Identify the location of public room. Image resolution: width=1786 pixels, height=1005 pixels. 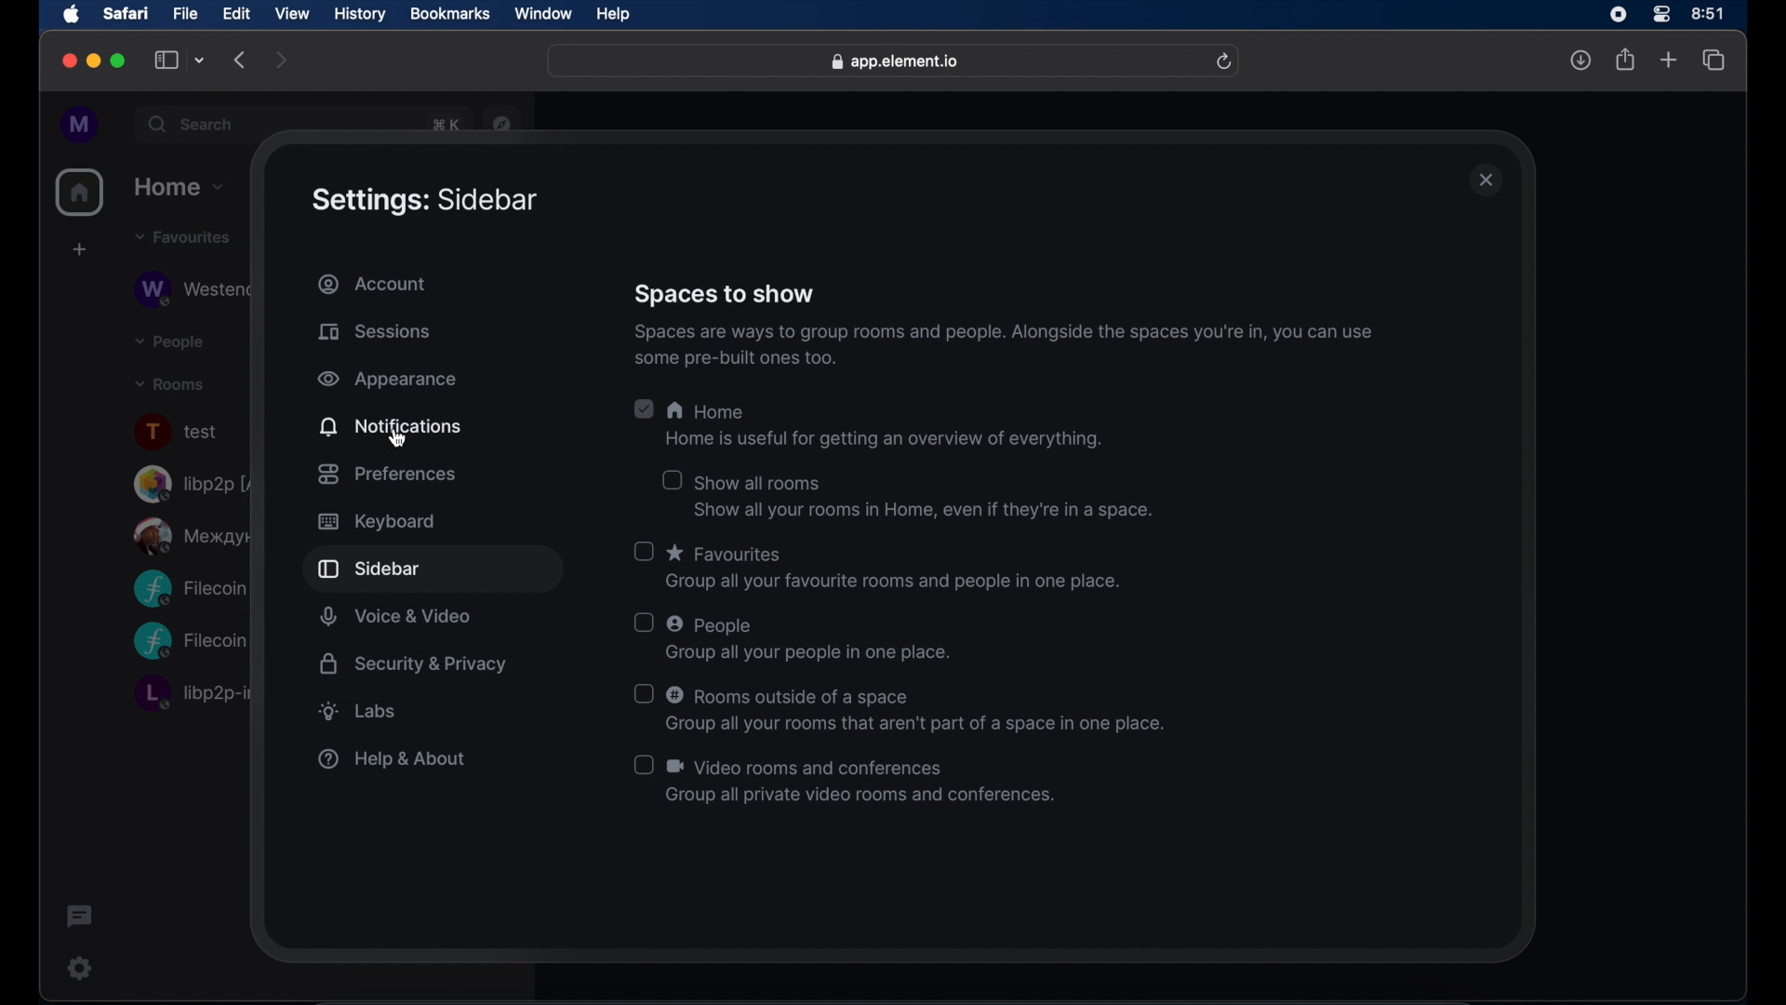
(194, 536).